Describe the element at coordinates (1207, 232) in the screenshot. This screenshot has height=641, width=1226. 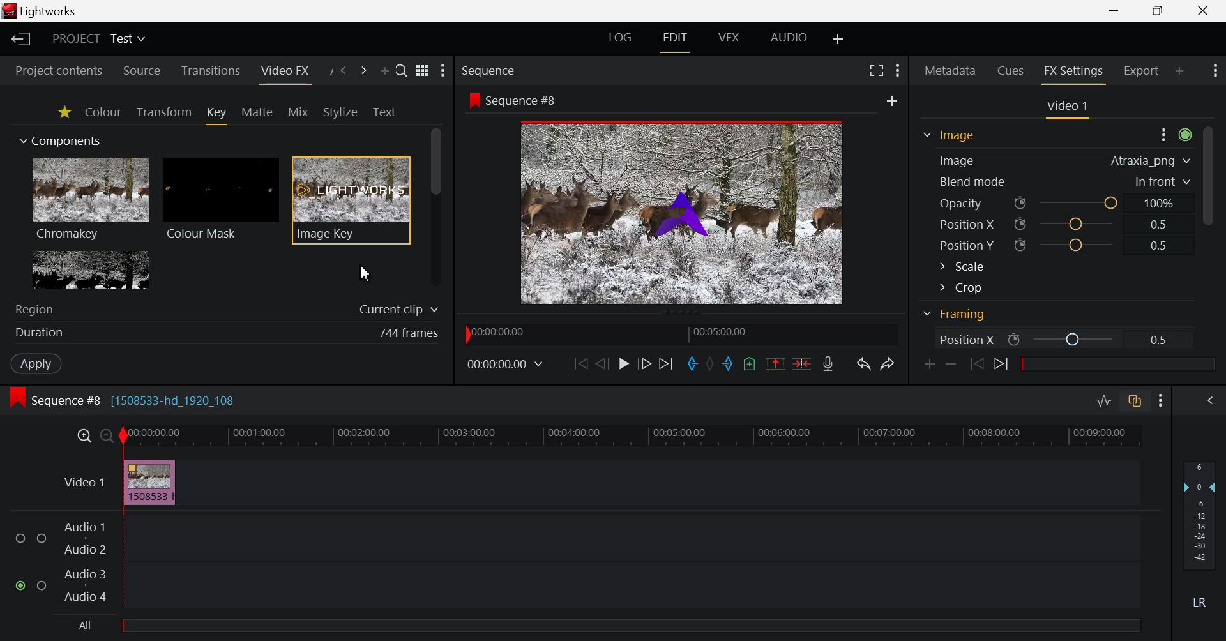
I see `Scroll Bar` at that location.